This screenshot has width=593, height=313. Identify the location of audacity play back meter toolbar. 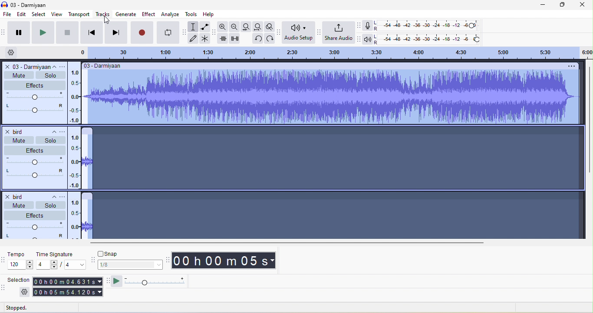
(361, 39).